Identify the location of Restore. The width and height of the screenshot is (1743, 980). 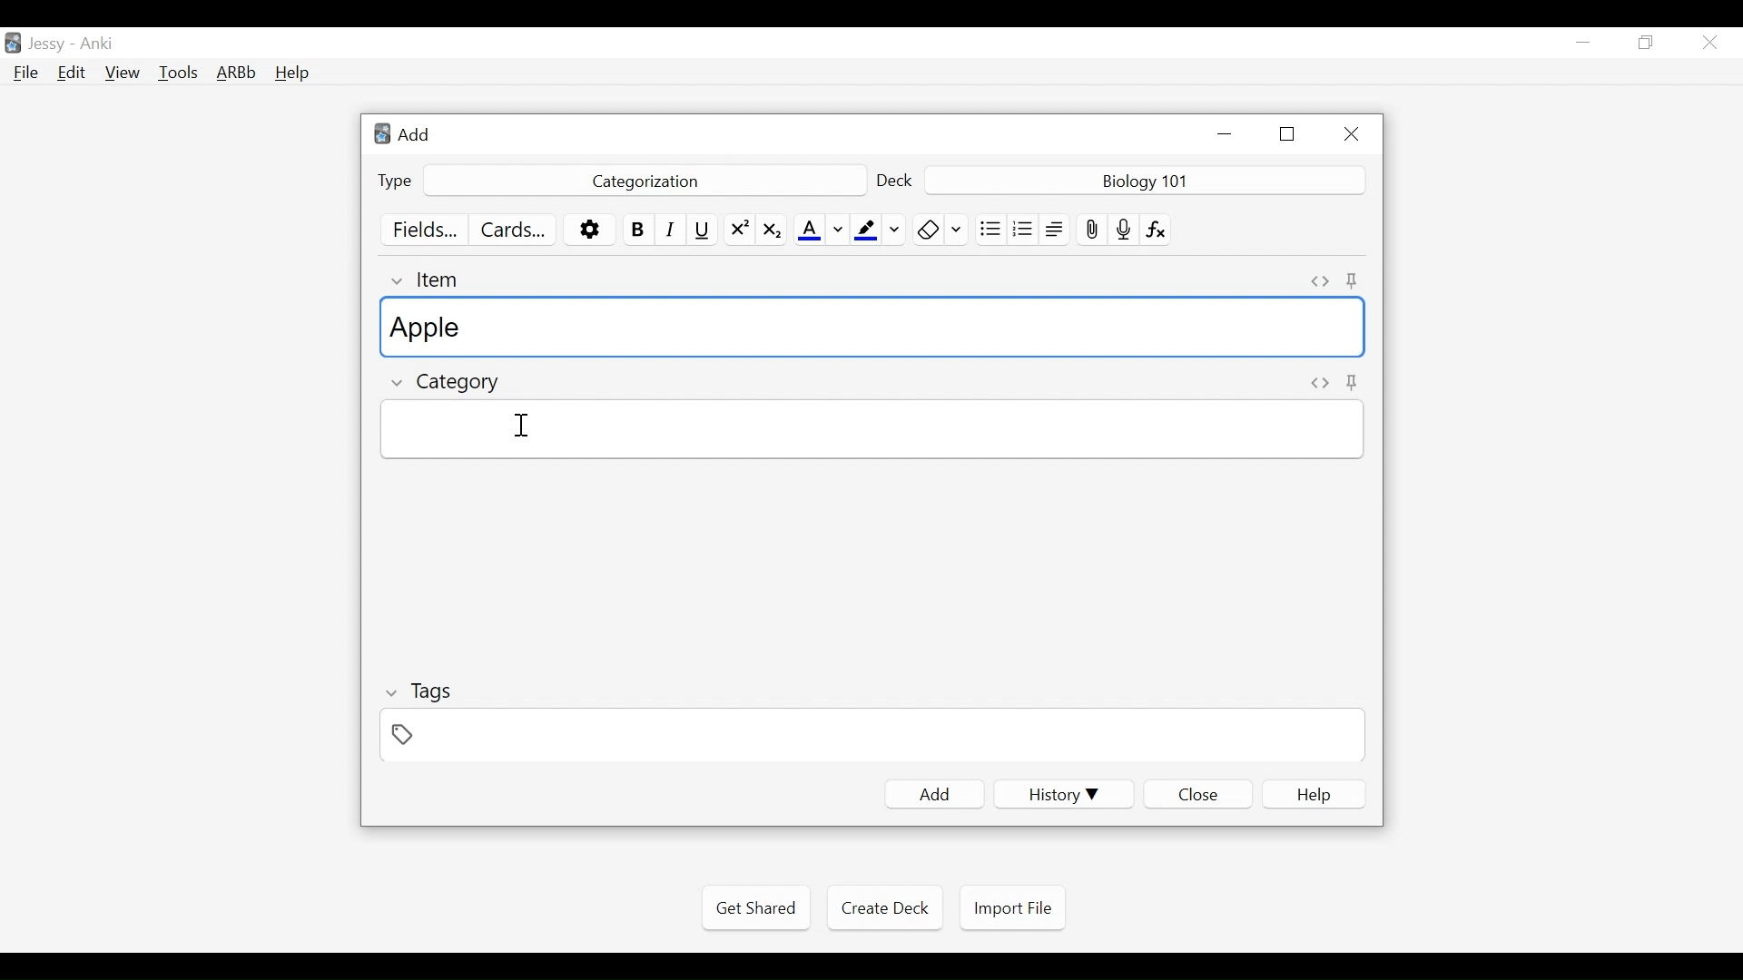
(1288, 134).